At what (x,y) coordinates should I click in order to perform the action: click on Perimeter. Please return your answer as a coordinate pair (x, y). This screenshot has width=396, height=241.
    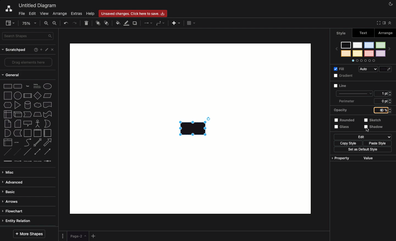
    Looking at the image, I should click on (348, 101).